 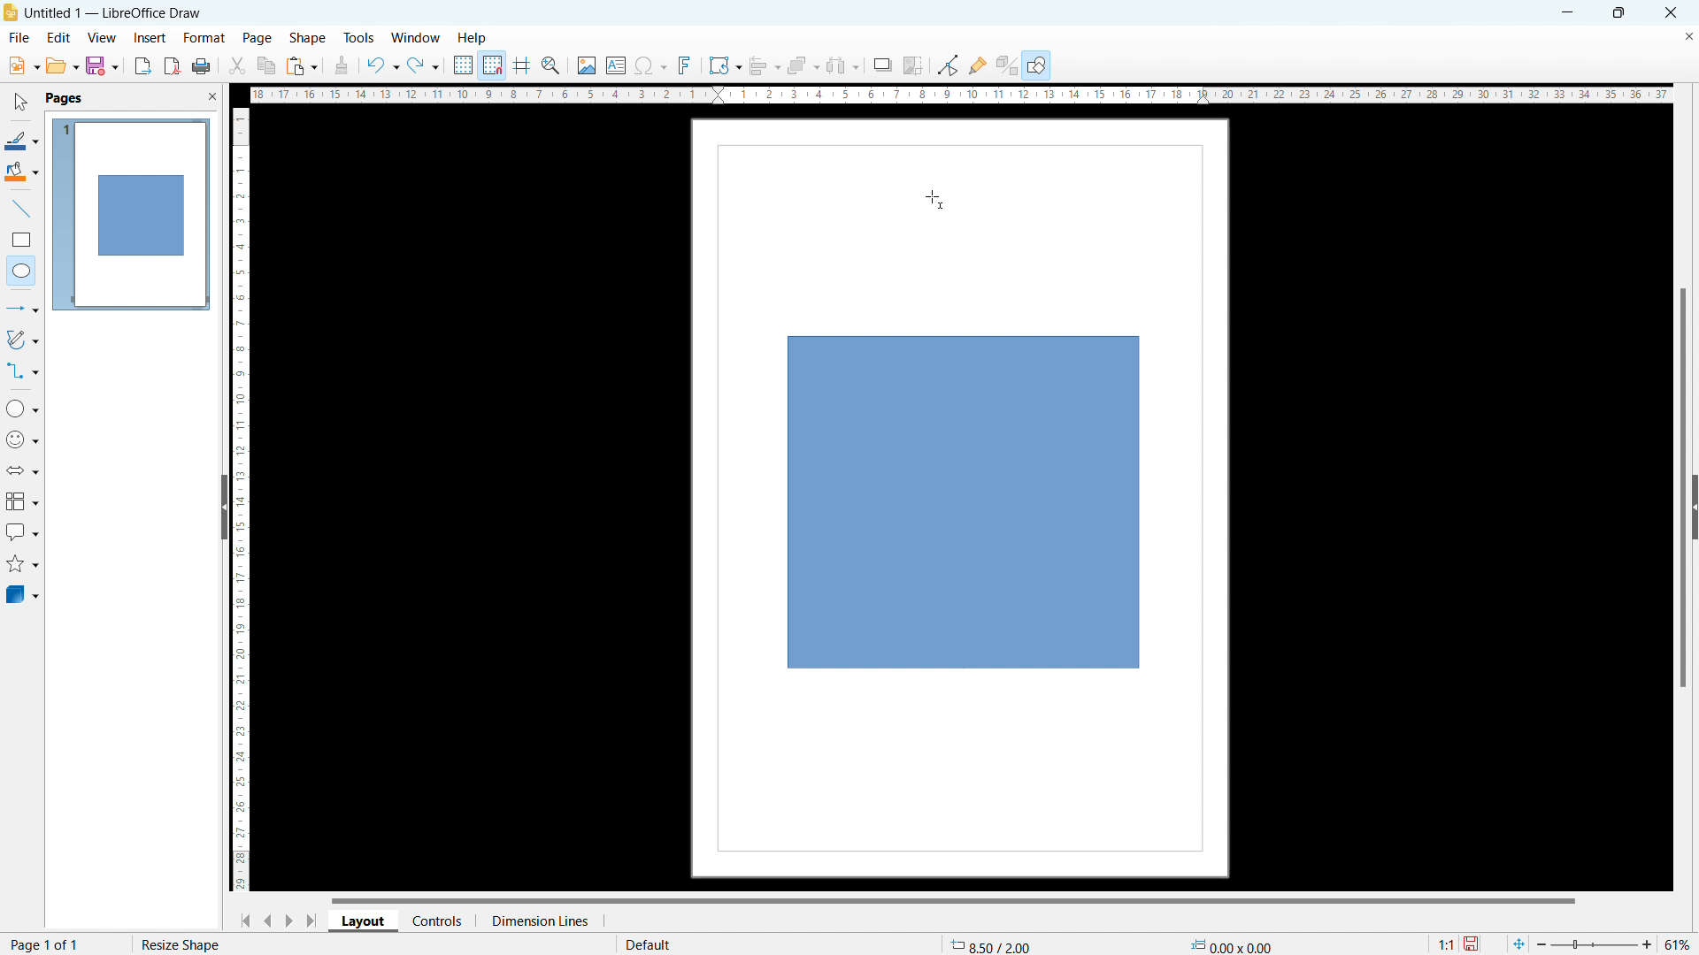 What do you see at coordinates (22, 210) in the screenshot?
I see `line` at bounding box center [22, 210].